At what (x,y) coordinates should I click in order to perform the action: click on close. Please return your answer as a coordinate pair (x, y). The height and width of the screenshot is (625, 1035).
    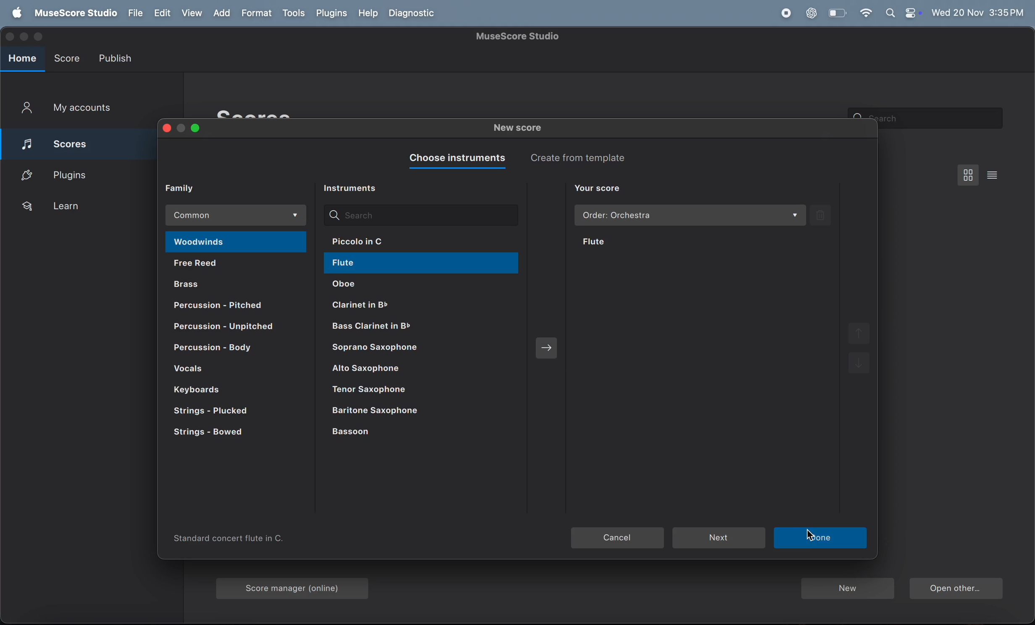
    Looking at the image, I should click on (165, 129).